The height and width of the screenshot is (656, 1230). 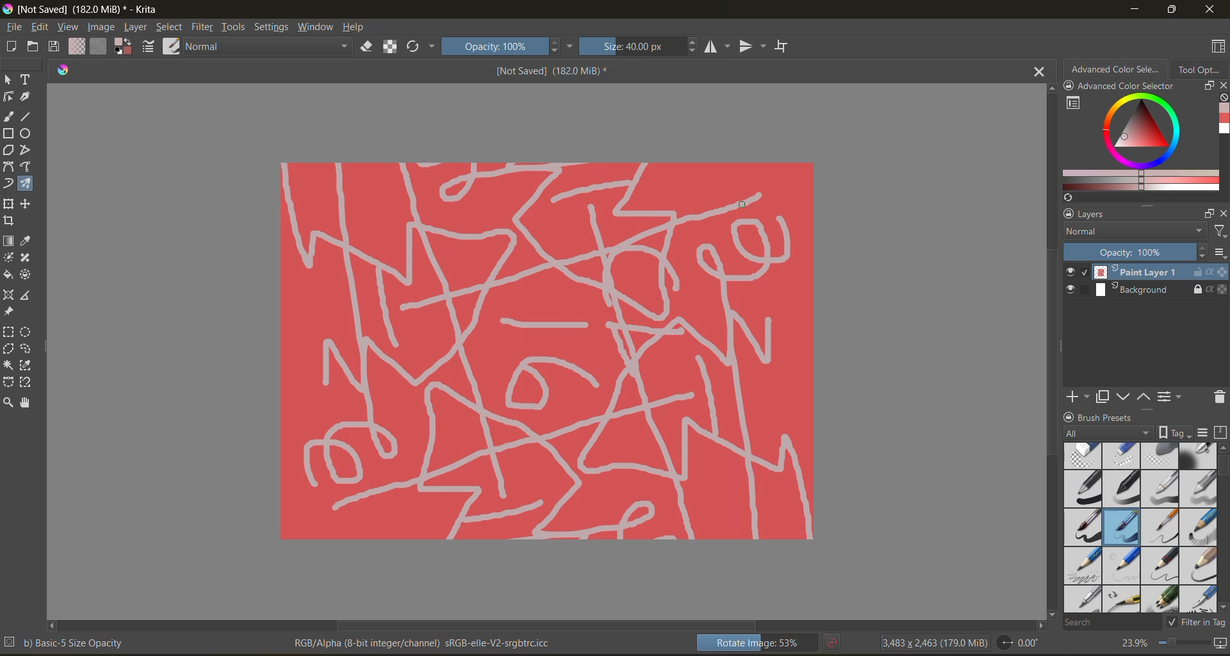 What do you see at coordinates (936, 642) in the screenshot?
I see `image metadata` at bounding box center [936, 642].